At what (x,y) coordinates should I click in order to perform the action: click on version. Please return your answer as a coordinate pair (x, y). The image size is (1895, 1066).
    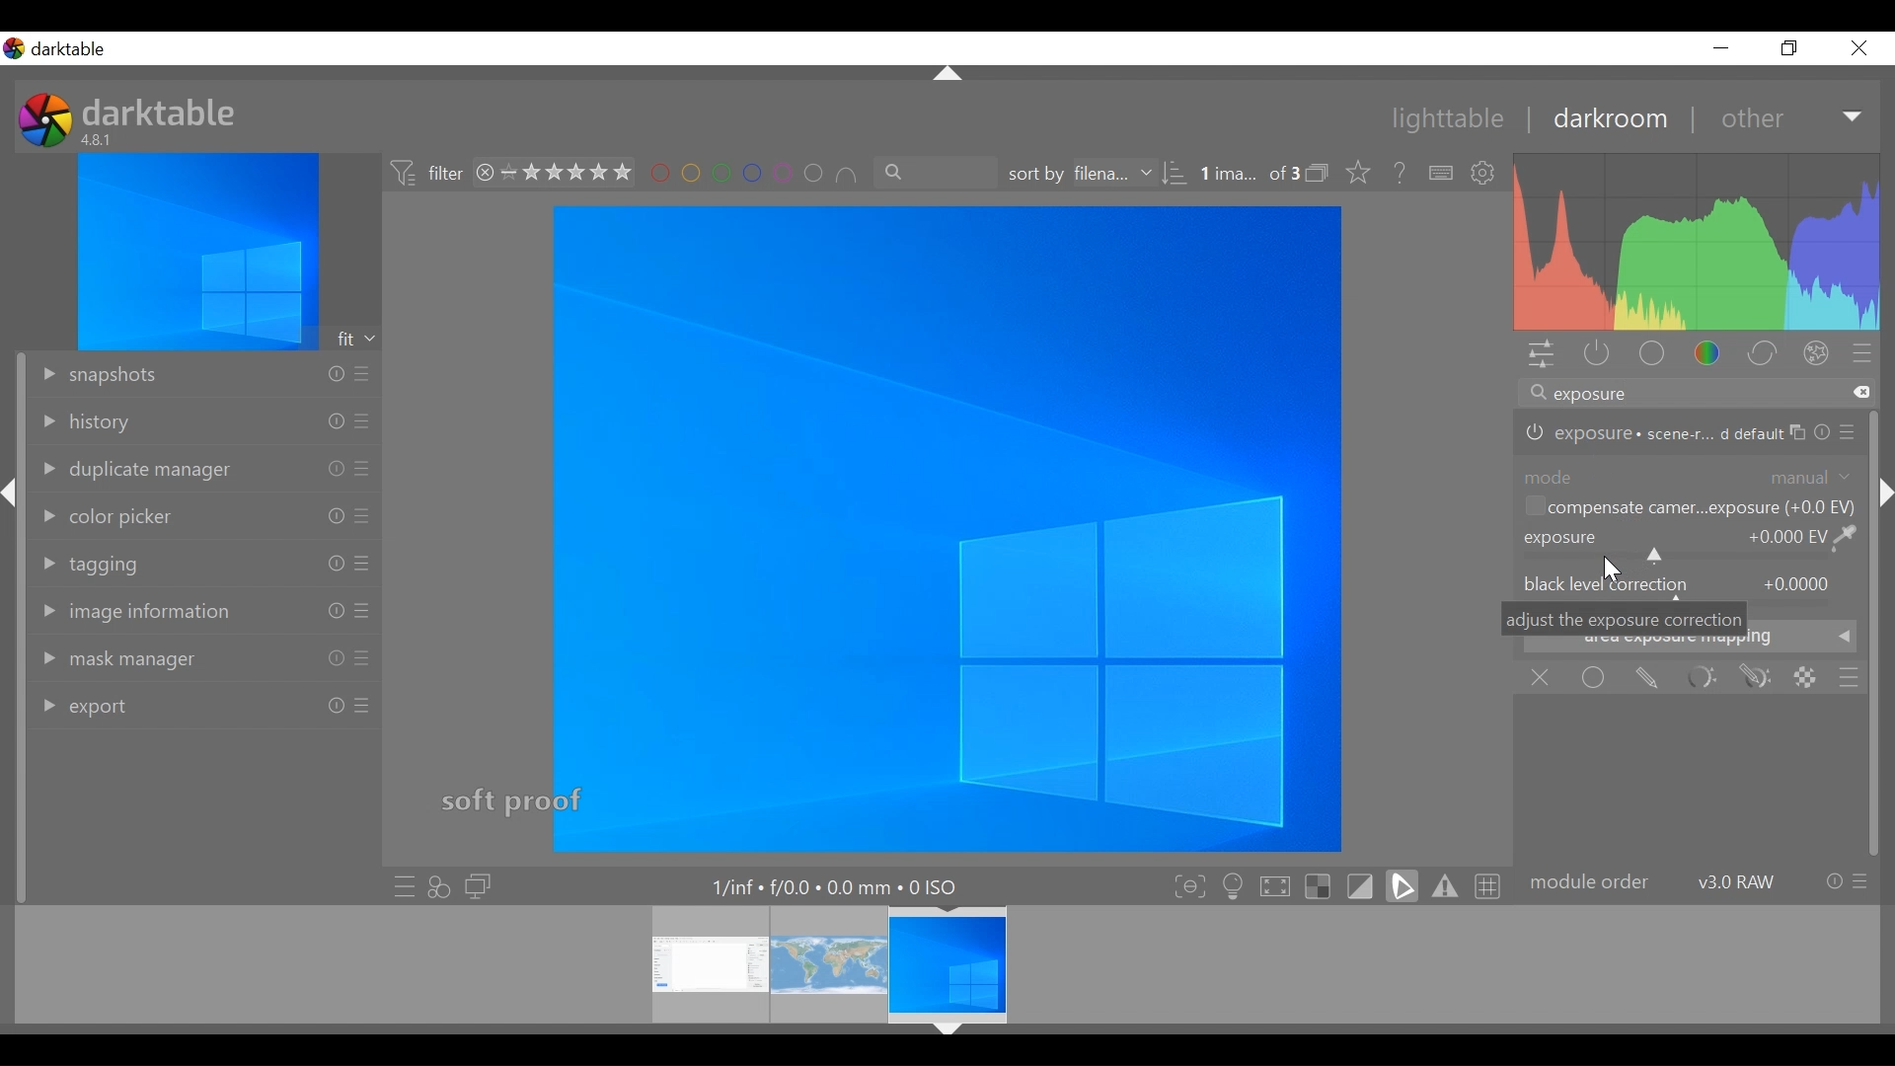
    Looking at the image, I should click on (1738, 881).